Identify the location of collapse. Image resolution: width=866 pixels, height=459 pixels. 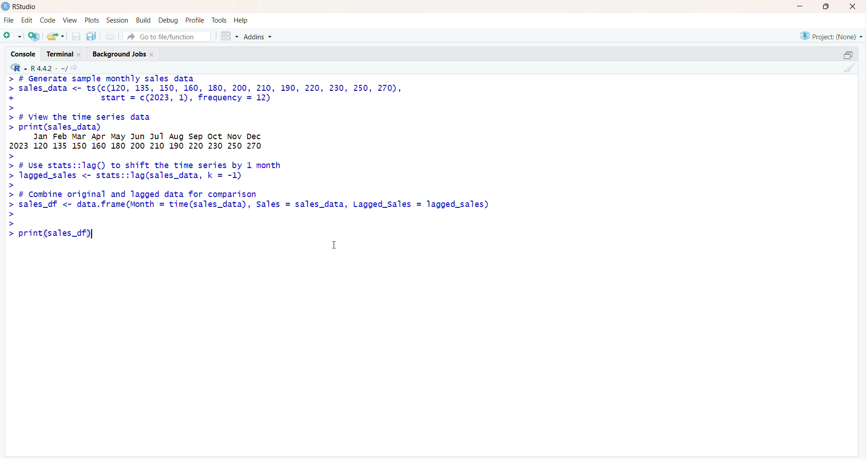
(848, 54).